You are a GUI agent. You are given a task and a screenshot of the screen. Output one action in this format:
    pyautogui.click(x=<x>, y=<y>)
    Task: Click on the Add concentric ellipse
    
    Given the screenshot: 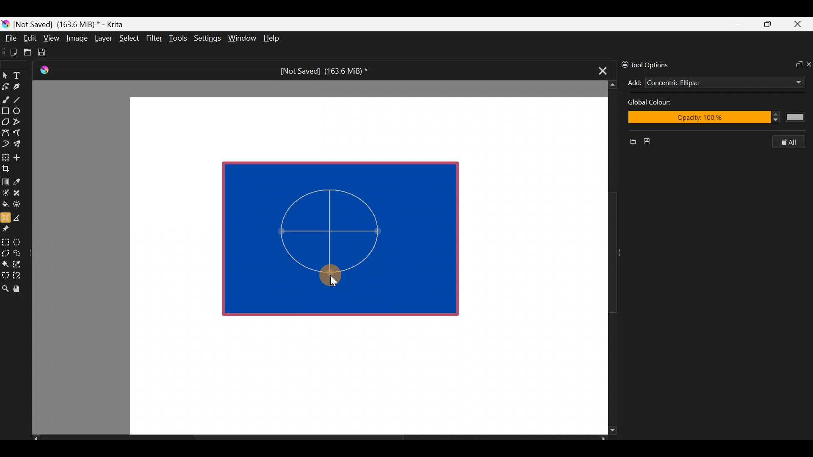 What is the action you would take?
    pyautogui.click(x=633, y=81)
    